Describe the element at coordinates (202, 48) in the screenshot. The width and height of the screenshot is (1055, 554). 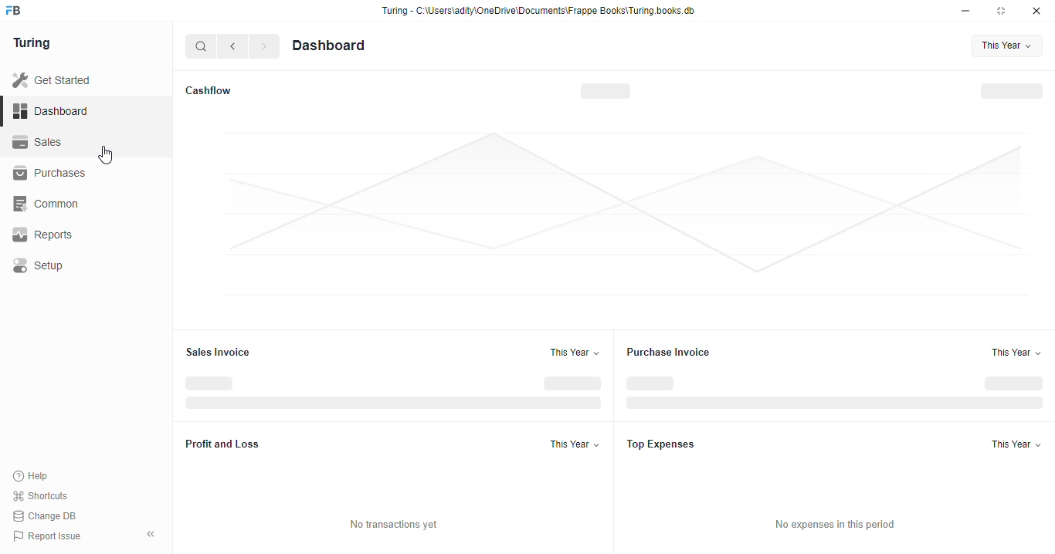
I see `search` at that location.